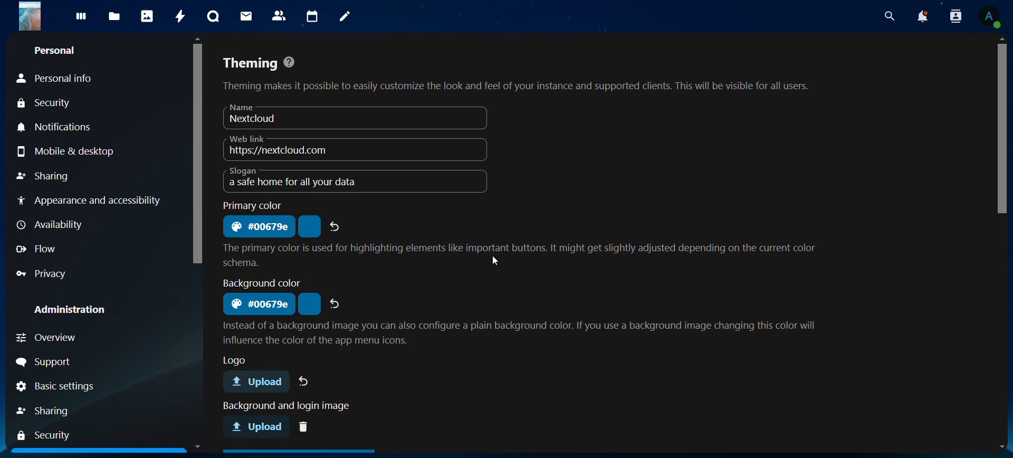  I want to click on scroll bar, so click(1005, 129).